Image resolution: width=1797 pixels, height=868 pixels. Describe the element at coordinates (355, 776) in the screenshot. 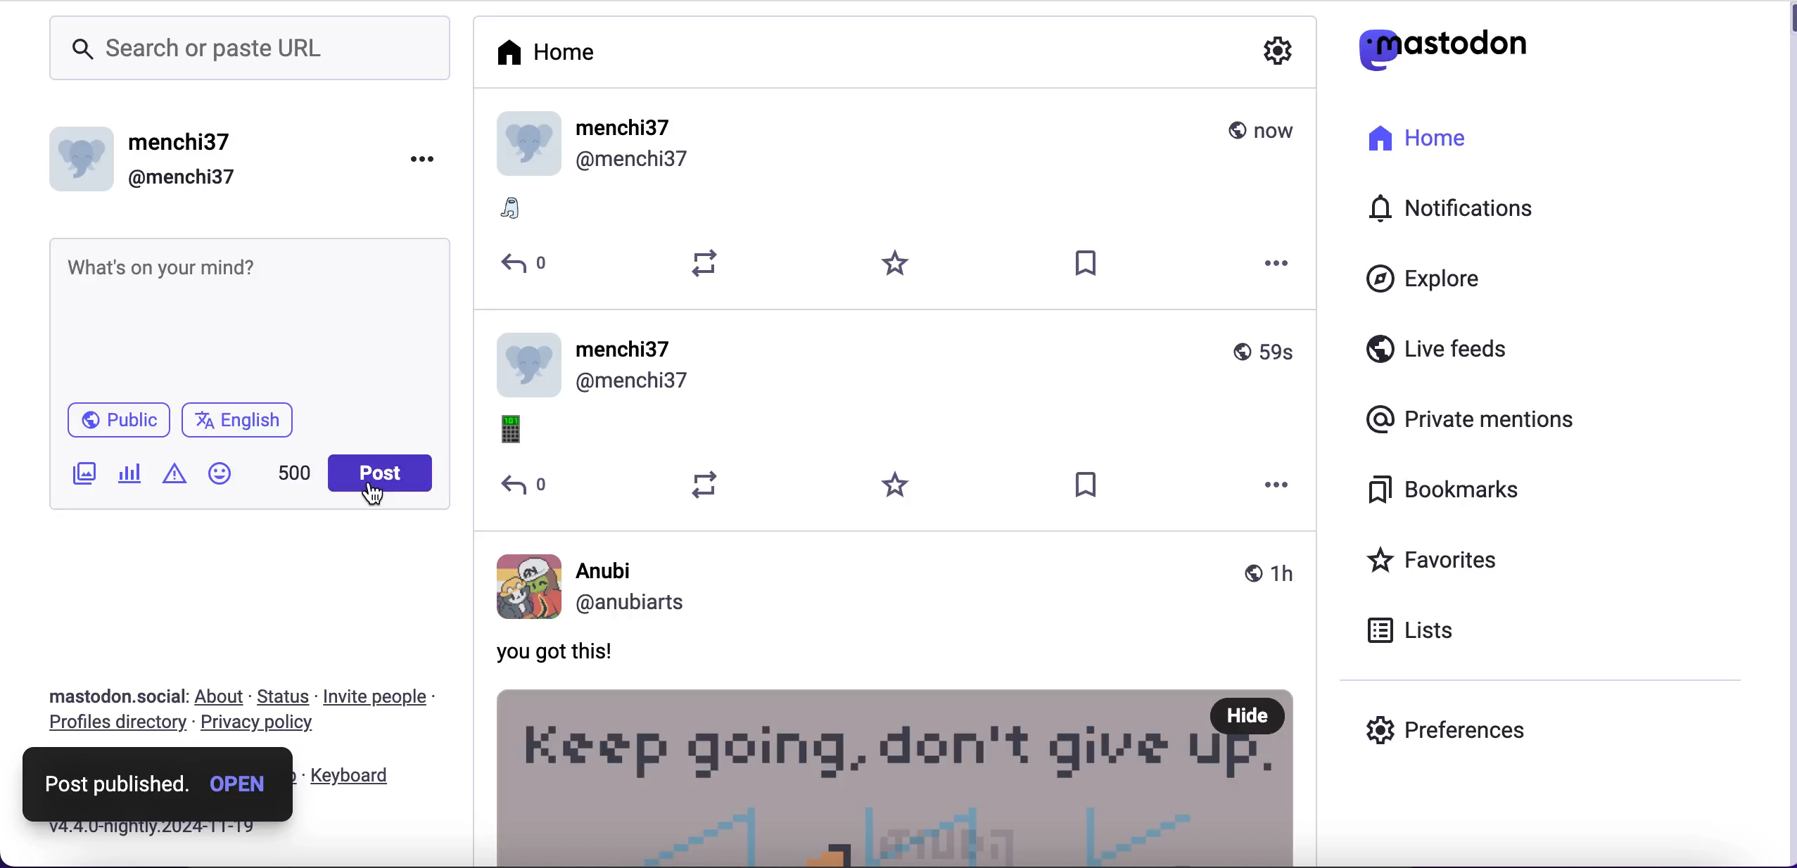

I see `keyboard` at that location.